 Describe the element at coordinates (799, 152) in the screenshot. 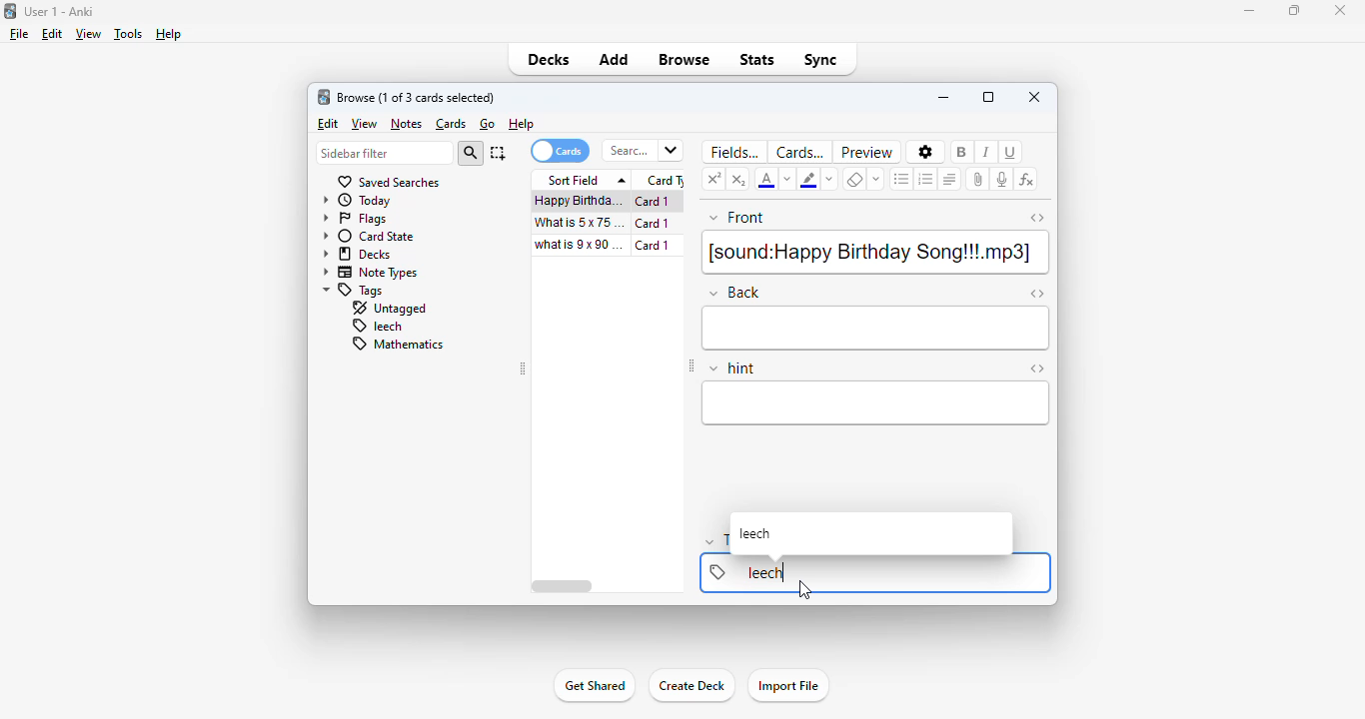

I see `cards` at that location.